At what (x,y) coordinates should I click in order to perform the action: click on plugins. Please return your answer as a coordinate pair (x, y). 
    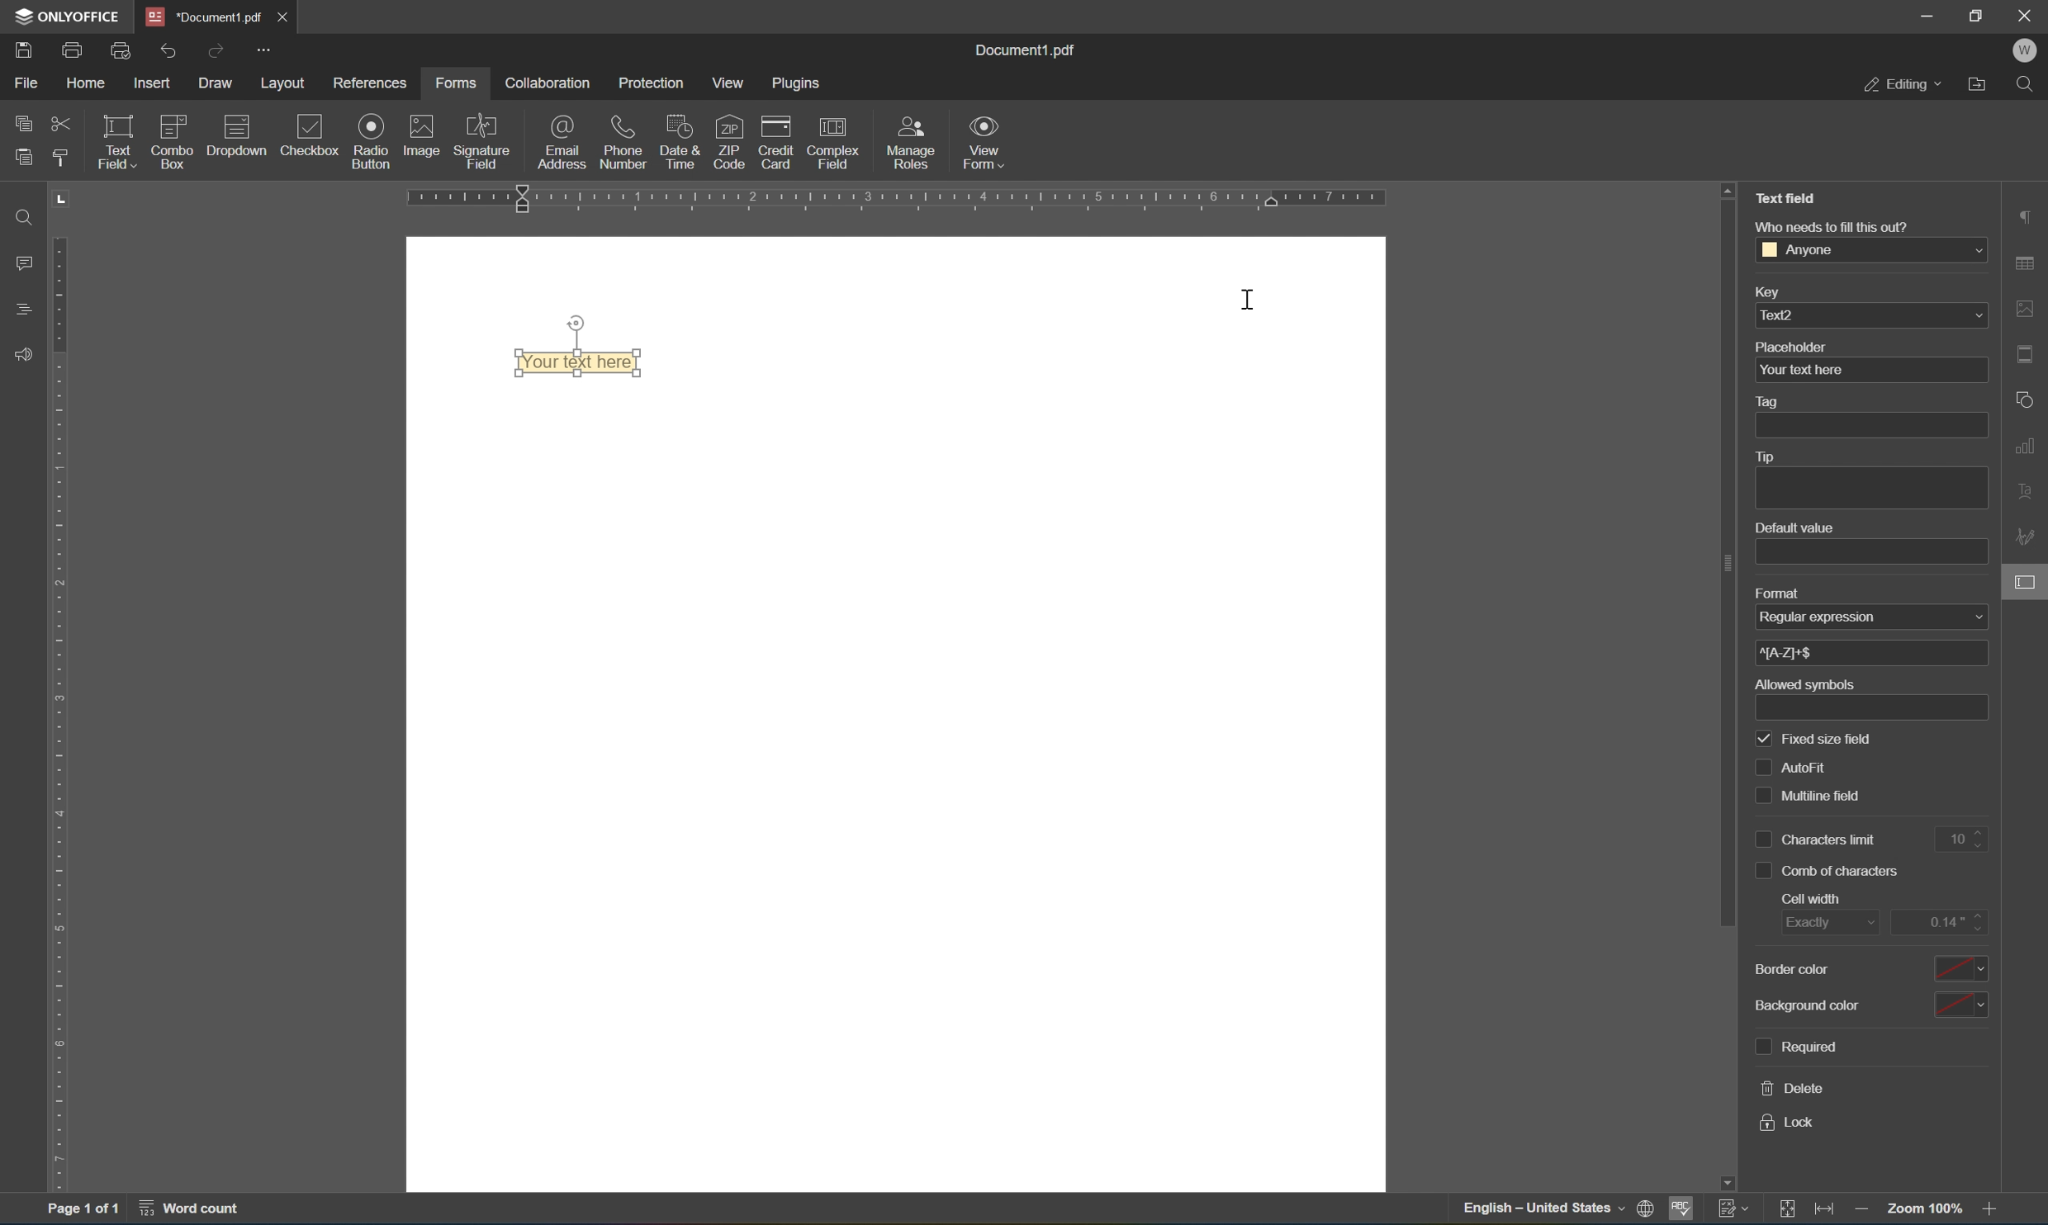
    Looking at the image, I should click on (800, 83).